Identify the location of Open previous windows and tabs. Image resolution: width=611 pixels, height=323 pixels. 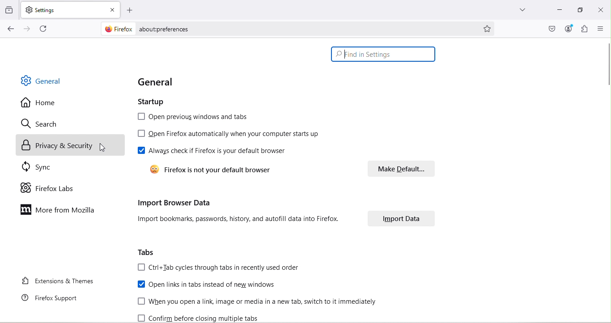
(194, 117).